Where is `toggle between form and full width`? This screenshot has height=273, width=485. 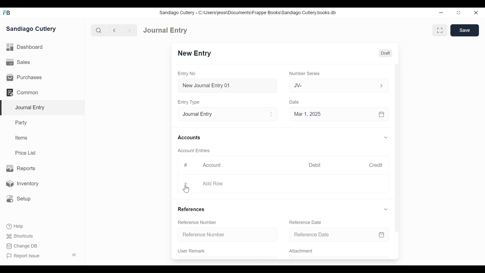
toggle between form and full width is located at coordinates (441, 31).